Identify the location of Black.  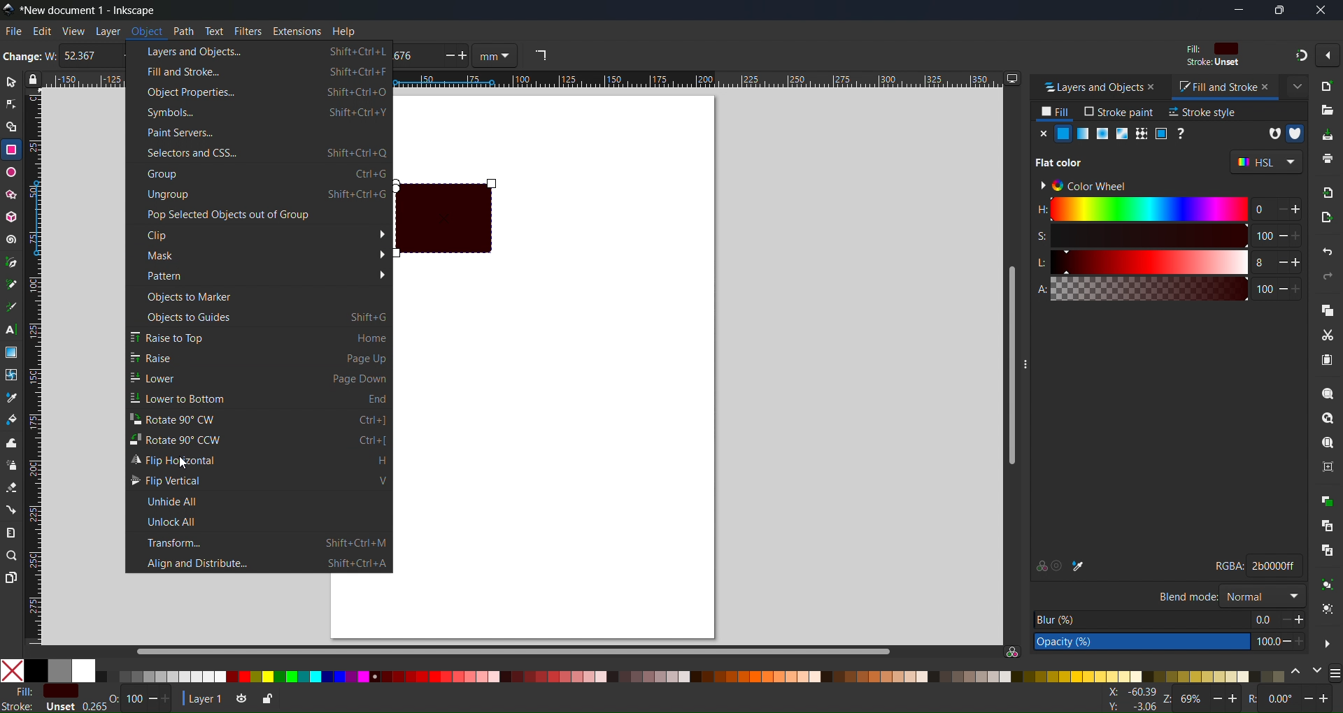
(36, 670).